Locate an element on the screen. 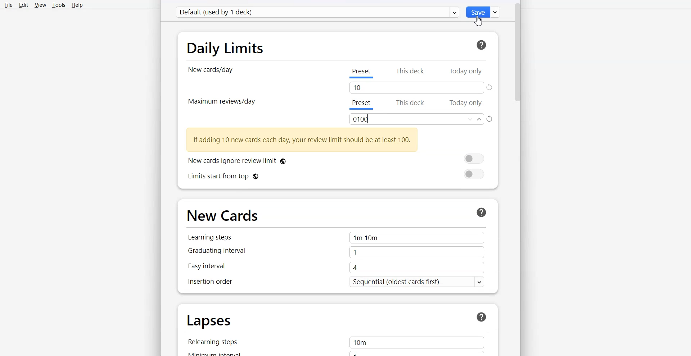 The image size is (691, 356). Cursor is located at coordinates (478, 20).